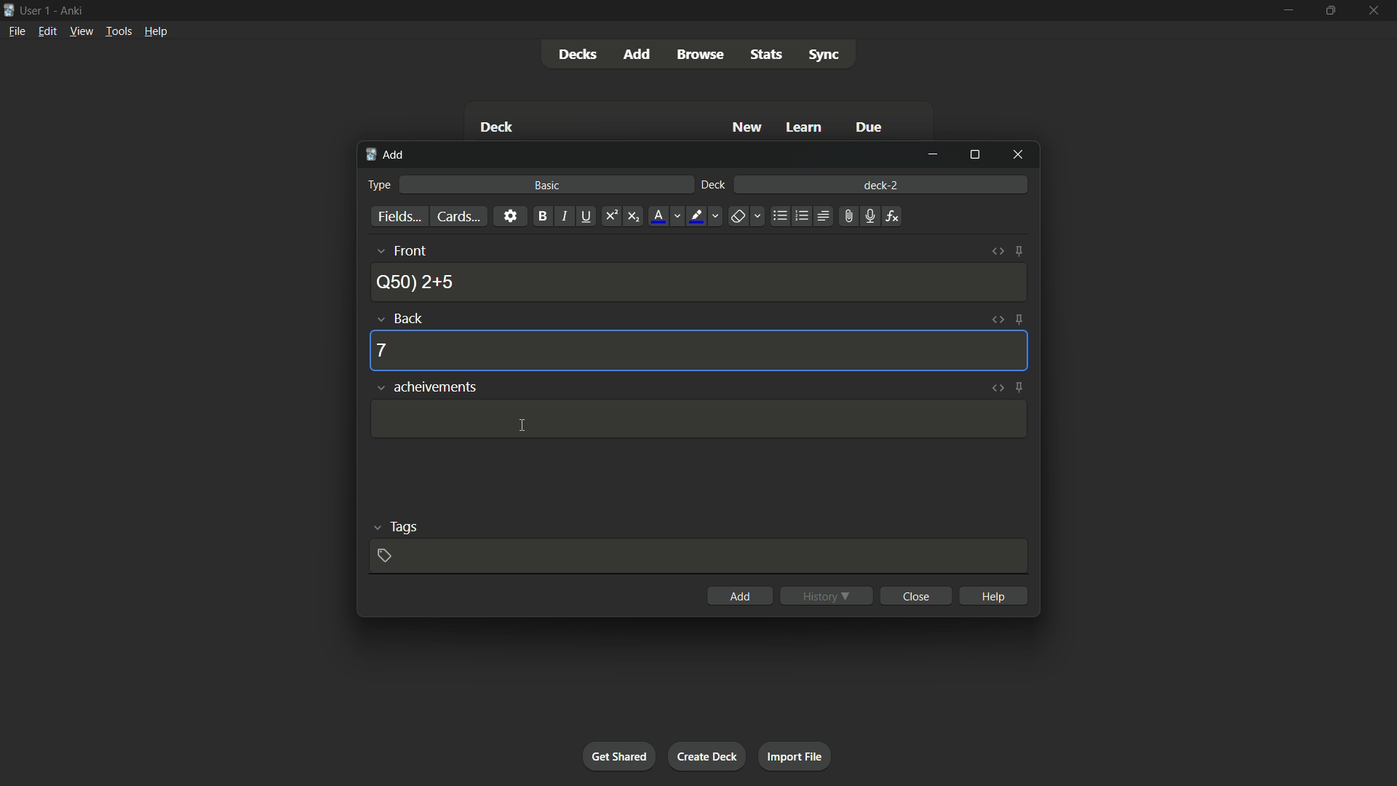 The image size is (1397, 786). I want to click on 7, so click(383, 350).